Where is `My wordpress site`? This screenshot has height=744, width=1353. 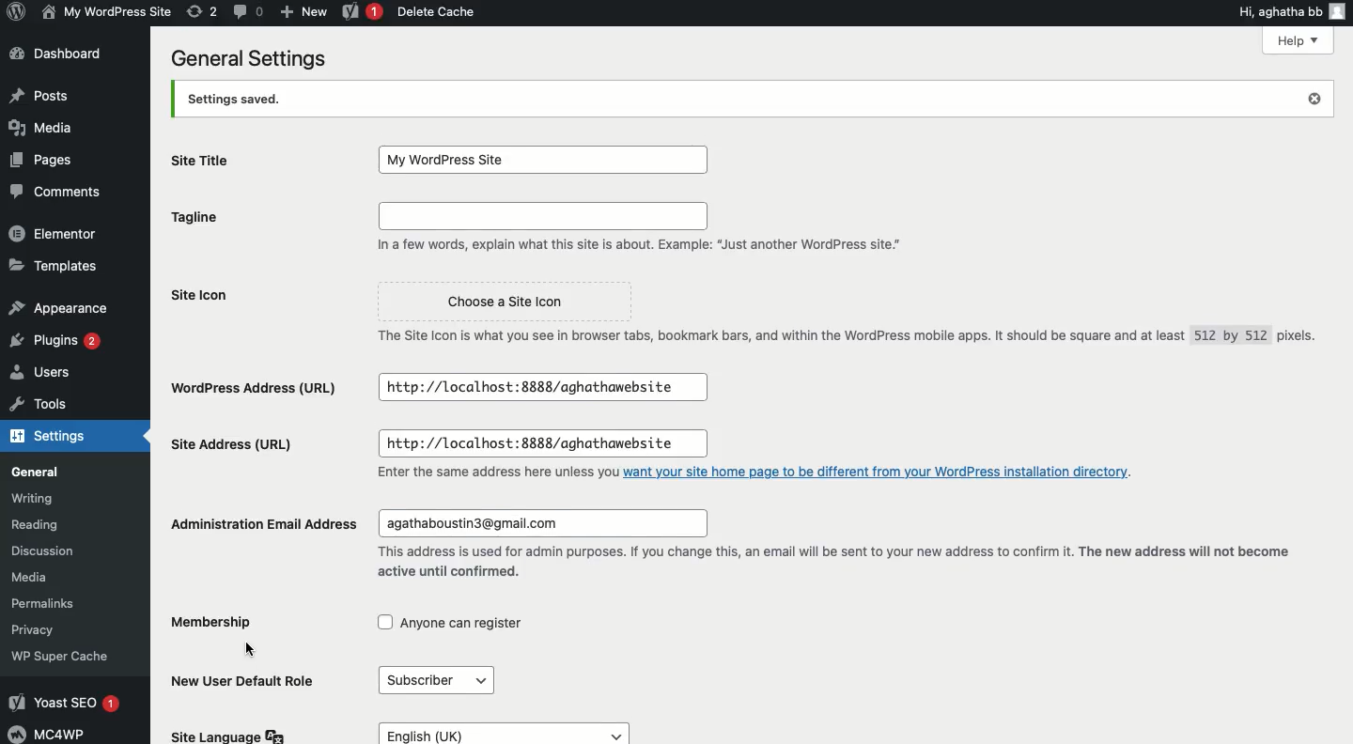 My wordpress site is located at coordinates (104, 13).